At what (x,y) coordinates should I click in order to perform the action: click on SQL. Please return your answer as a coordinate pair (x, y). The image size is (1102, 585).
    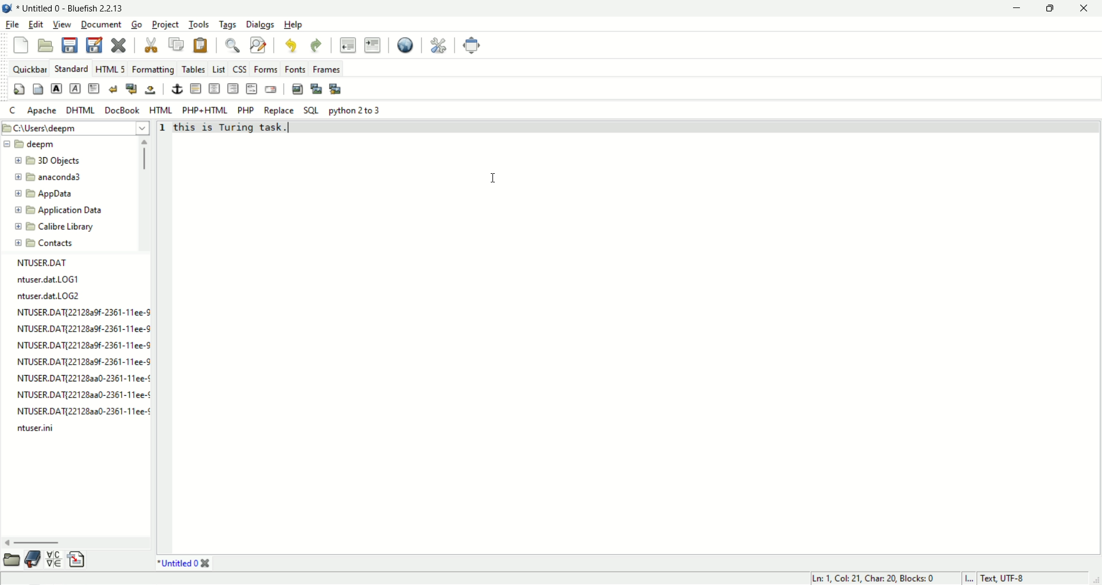
    Looking at the image, I should click on (312, 110).